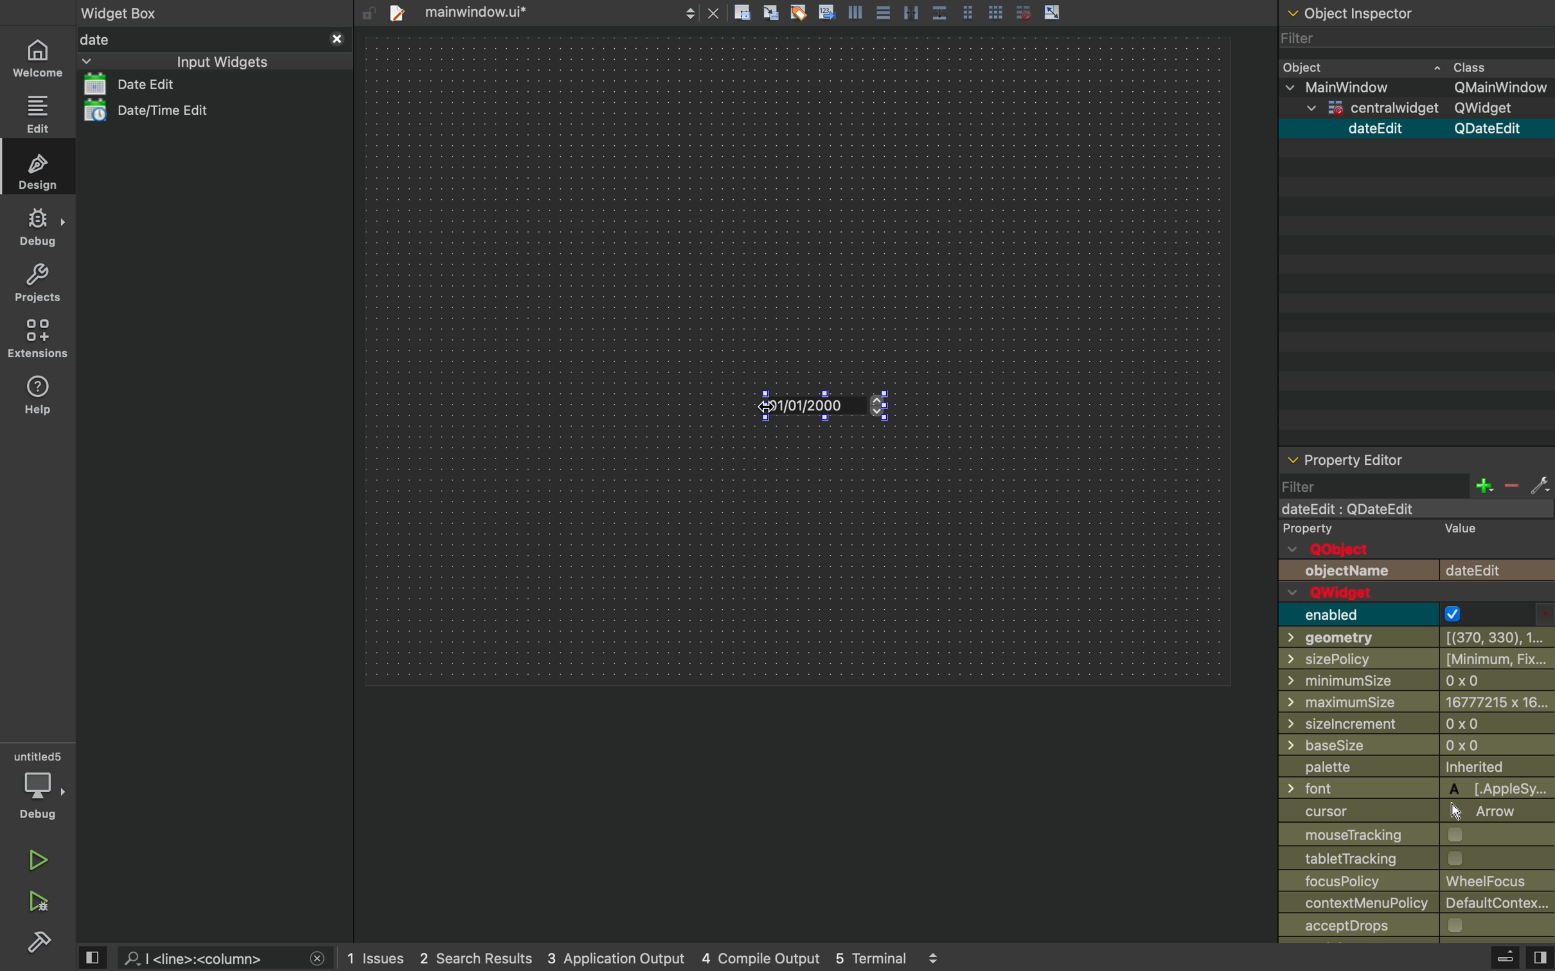 The width and height of the screenshot is (1555, 971). Describe the element at coordinates (210, 957) in the screenshot. I see `search` at that location.